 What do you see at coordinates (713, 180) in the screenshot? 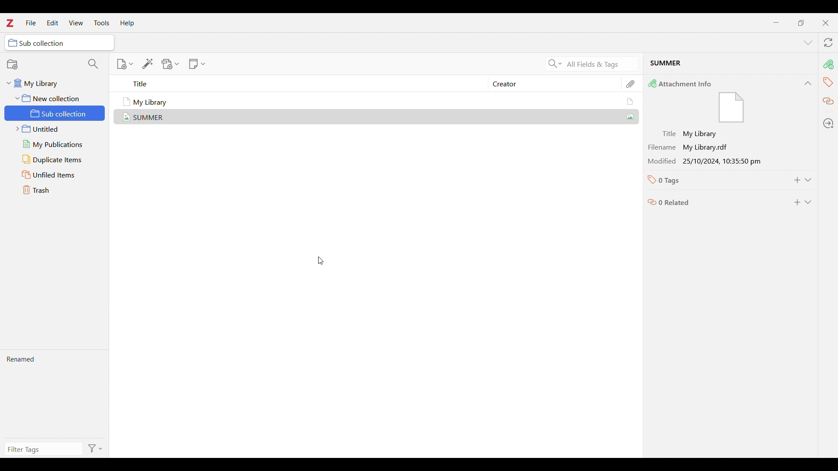
I see `0 Tags` at bounding box center [713, 180].